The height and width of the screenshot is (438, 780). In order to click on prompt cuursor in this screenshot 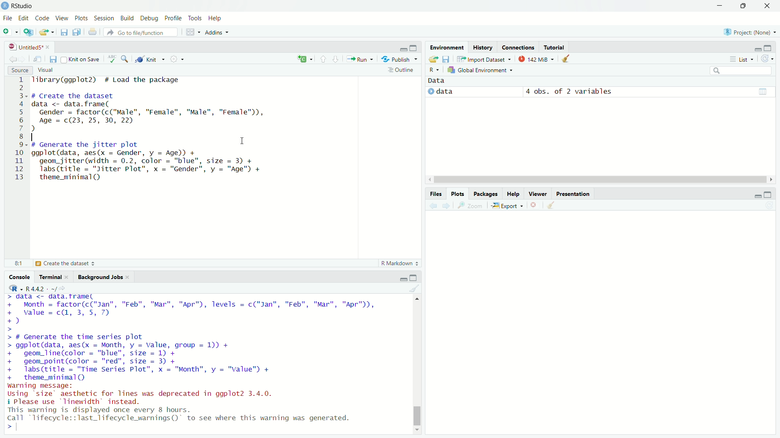, I will do `click(8, 329)`.